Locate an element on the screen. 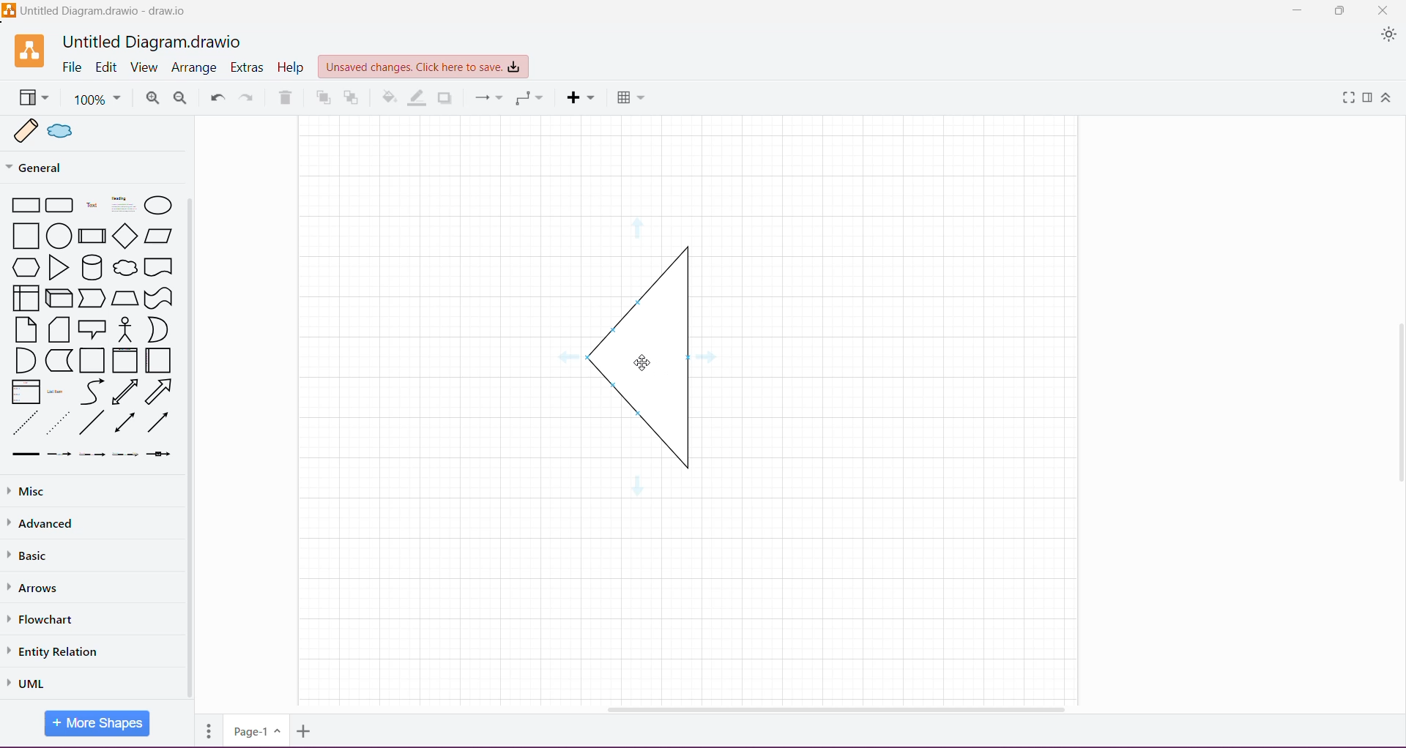  Pages is located at coordinates (207, 732).